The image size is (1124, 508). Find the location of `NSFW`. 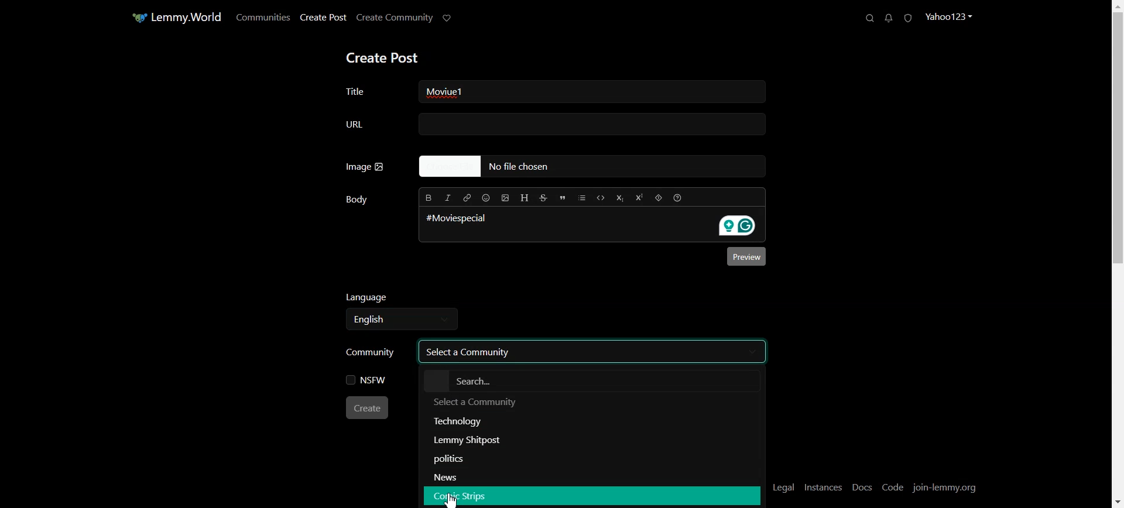

NSFW is located at coordinates (373, 380).